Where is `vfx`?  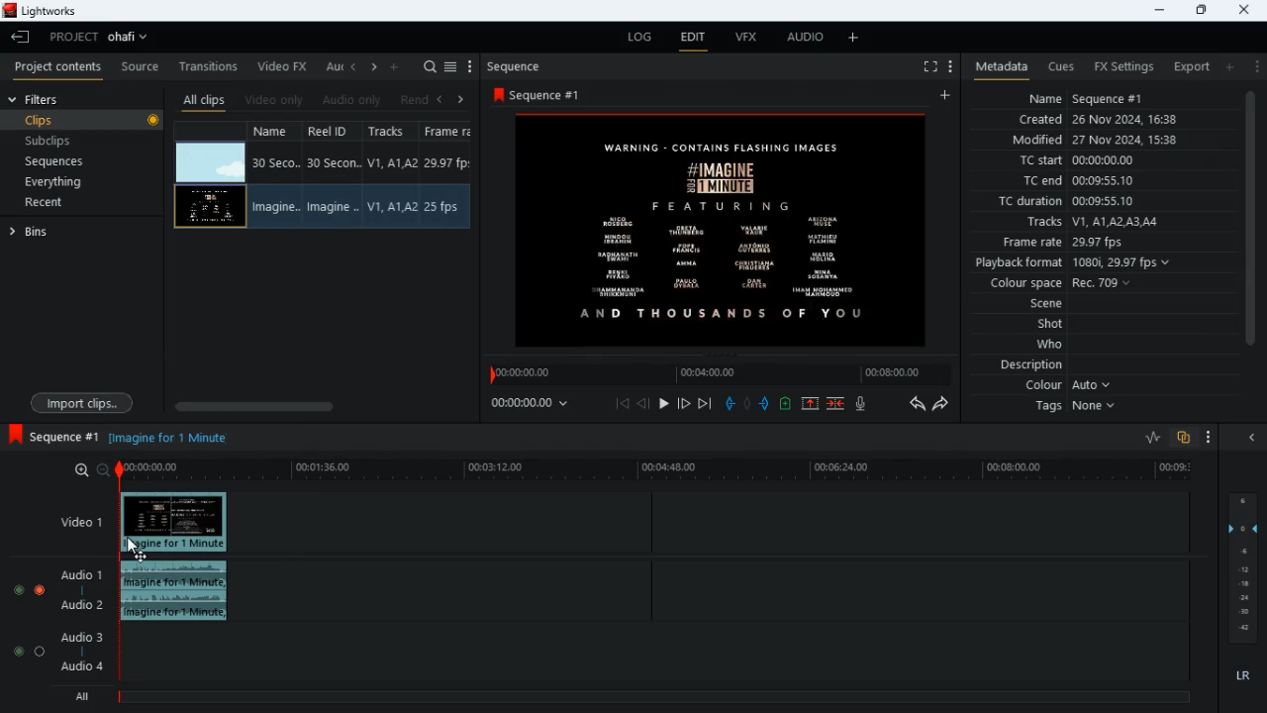 vfx is located at coordinates (742, 38).